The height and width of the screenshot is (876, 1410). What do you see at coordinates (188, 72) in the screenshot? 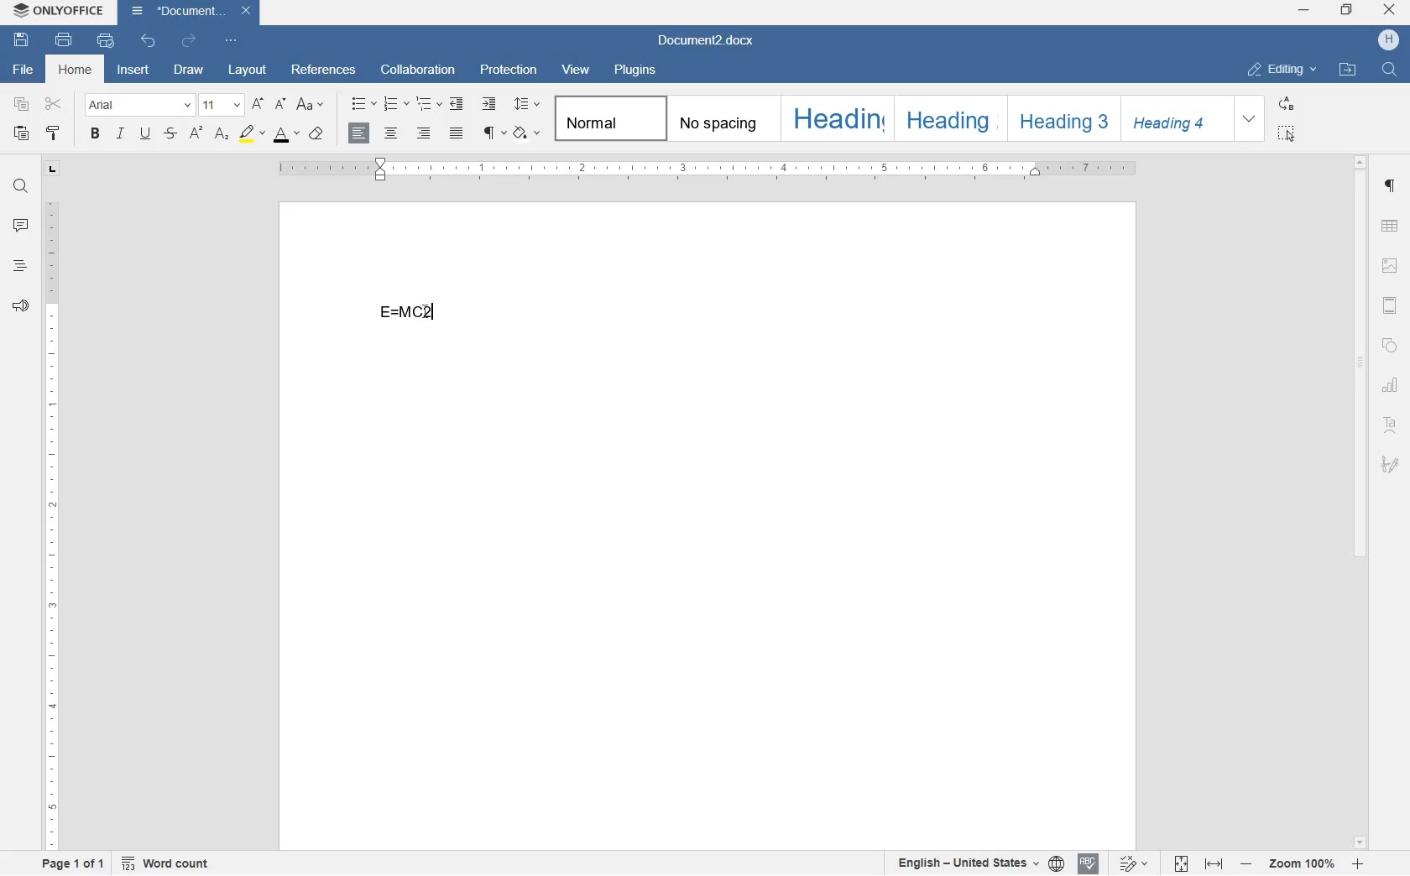
I see `draw` at bounding box center [188, 72].